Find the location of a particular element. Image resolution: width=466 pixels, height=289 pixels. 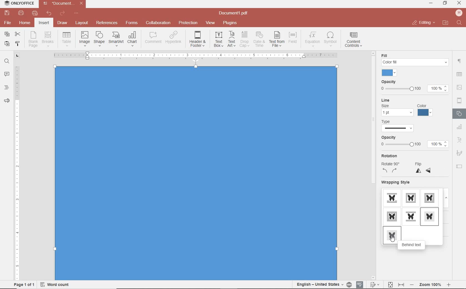

SIGNATURE is located at coordinates (459, 153).